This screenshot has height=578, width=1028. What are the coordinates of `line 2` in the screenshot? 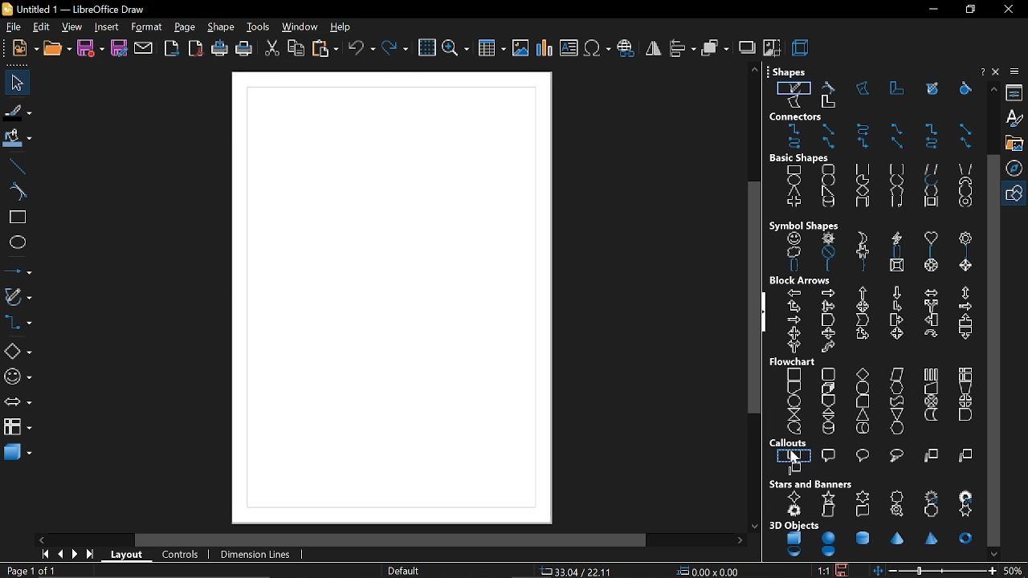 It's located at (966, 457).